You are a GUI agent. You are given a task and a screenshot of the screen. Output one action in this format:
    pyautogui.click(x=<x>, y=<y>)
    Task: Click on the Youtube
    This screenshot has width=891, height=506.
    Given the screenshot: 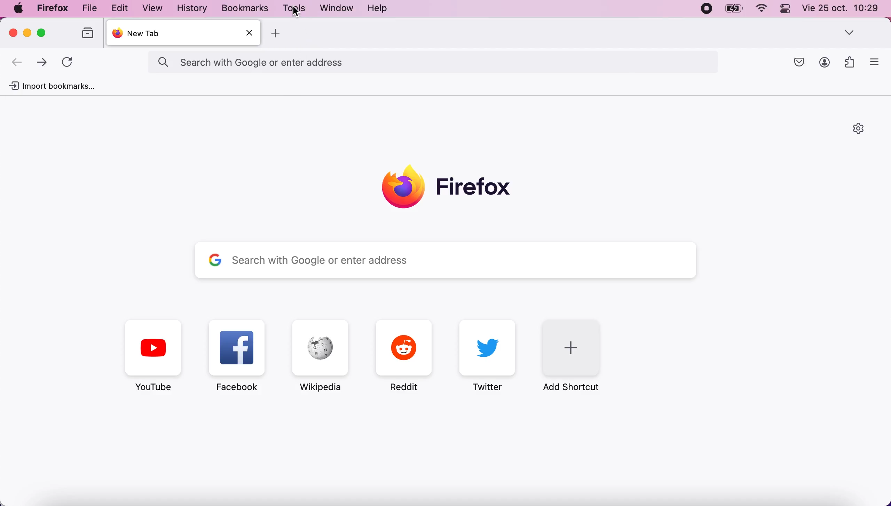 What is the action you would take?
    pyautogui.click(x=153, y=356)
    